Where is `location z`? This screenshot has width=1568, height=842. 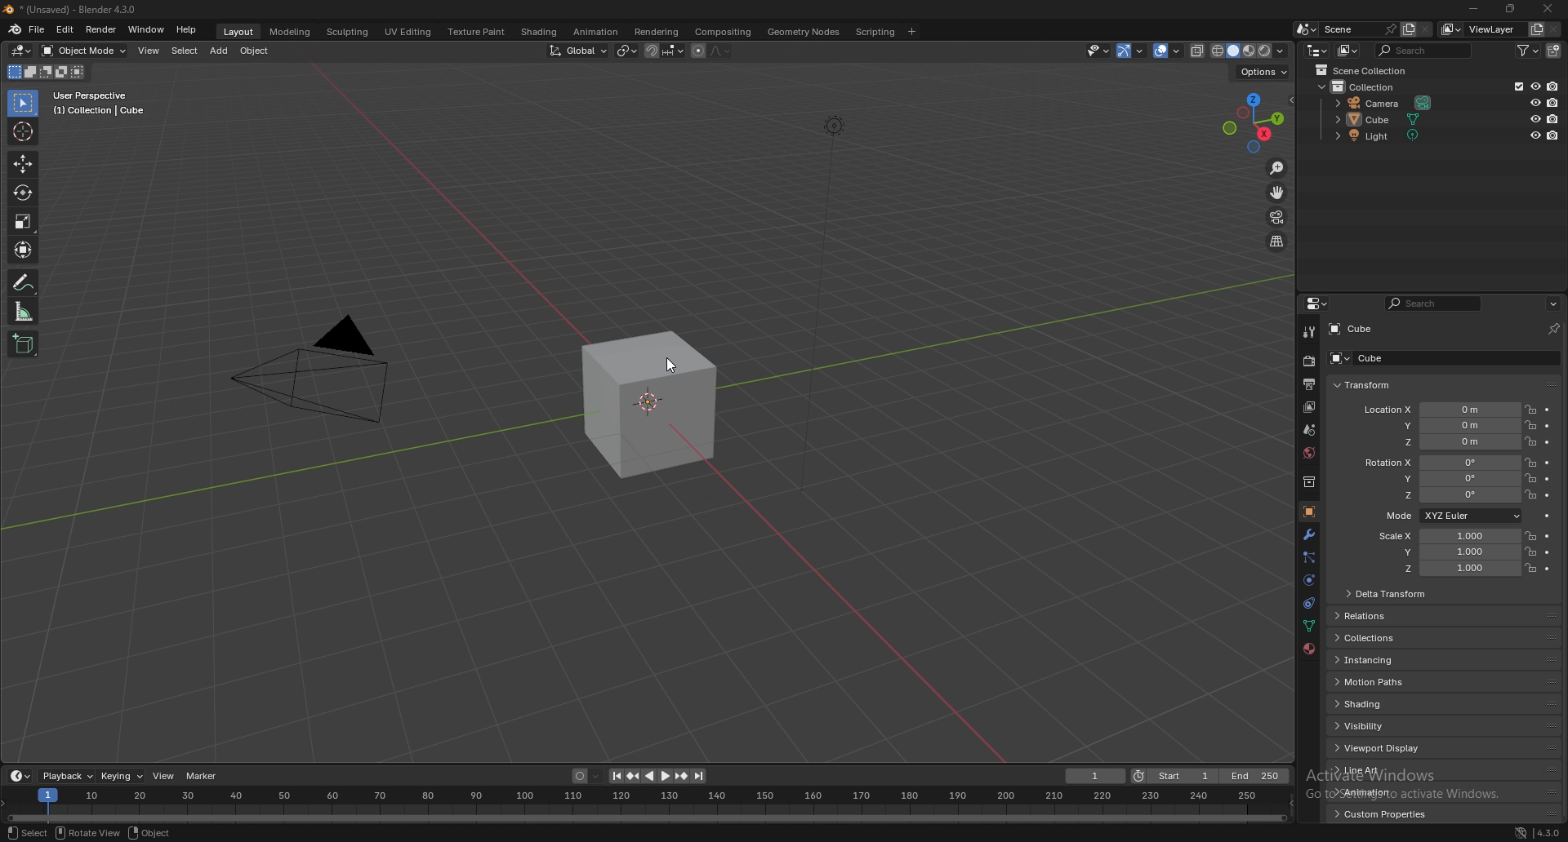
location z is located at coordinates (1441, 441).